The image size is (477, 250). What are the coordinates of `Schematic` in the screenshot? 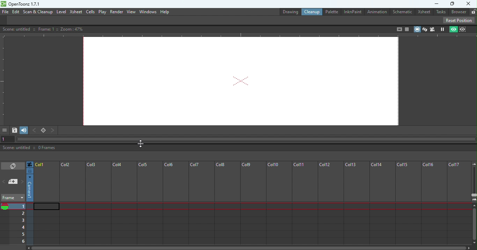 It's located at (403, 11).